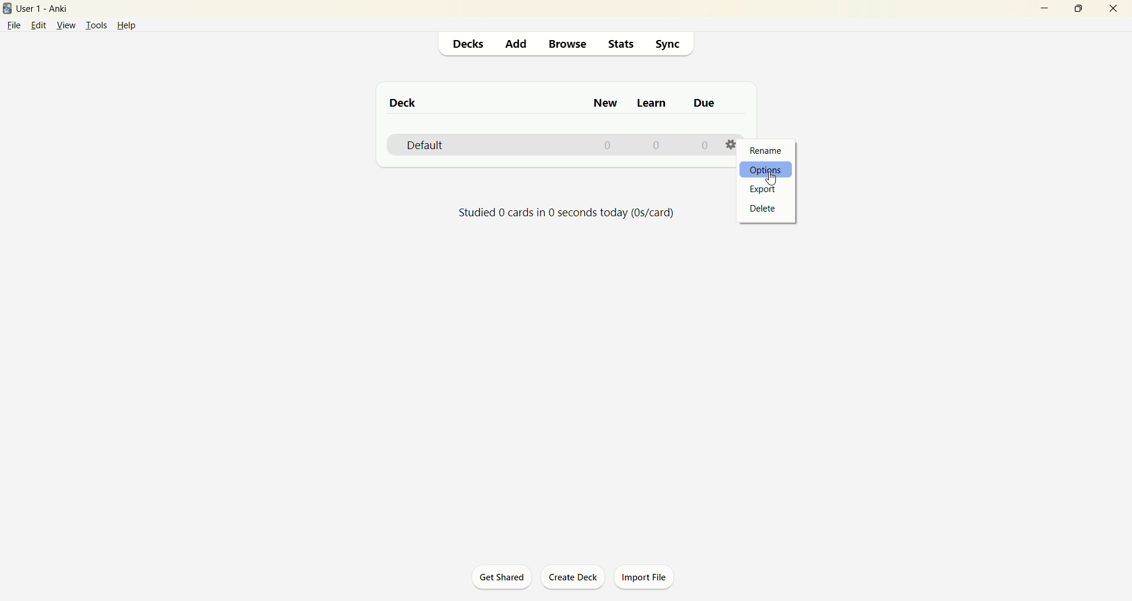 Image resolution: width=1132 pixels, height=601 pixels. Describe the element at coordinates (703, 145) in the screenshot. I see `0` at that location.